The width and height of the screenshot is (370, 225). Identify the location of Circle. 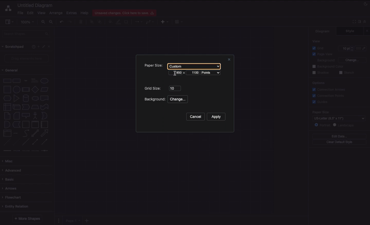
(16, 89).